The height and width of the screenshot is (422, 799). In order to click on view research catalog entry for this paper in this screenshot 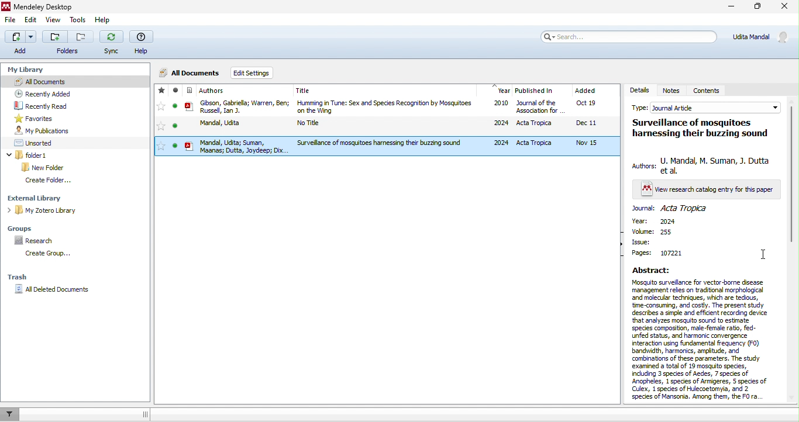, I will do `click(707, 191)`.